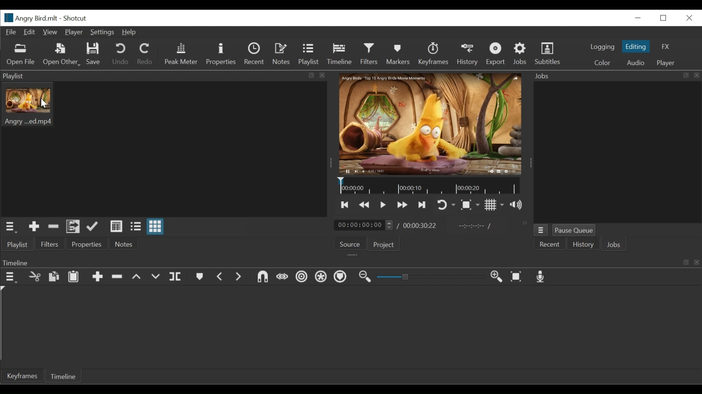 The height and width of the screenshot is (394, 702). Describe the element at coordinates (30, 32) in the screenshot. I see `Edit` at that location.